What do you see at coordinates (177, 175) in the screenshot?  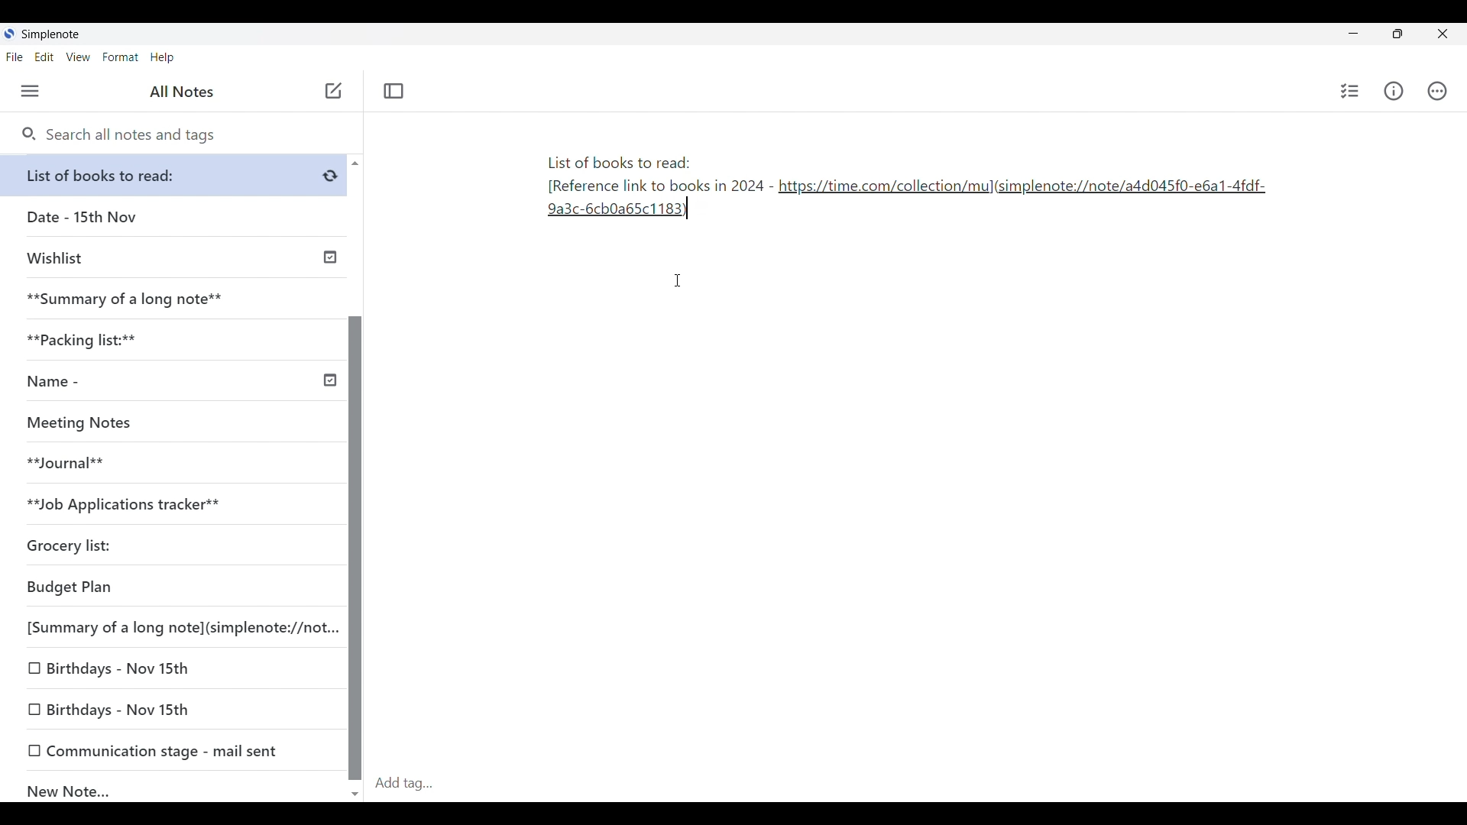 I see `List of books to read:` at bounding box center [177, 175].